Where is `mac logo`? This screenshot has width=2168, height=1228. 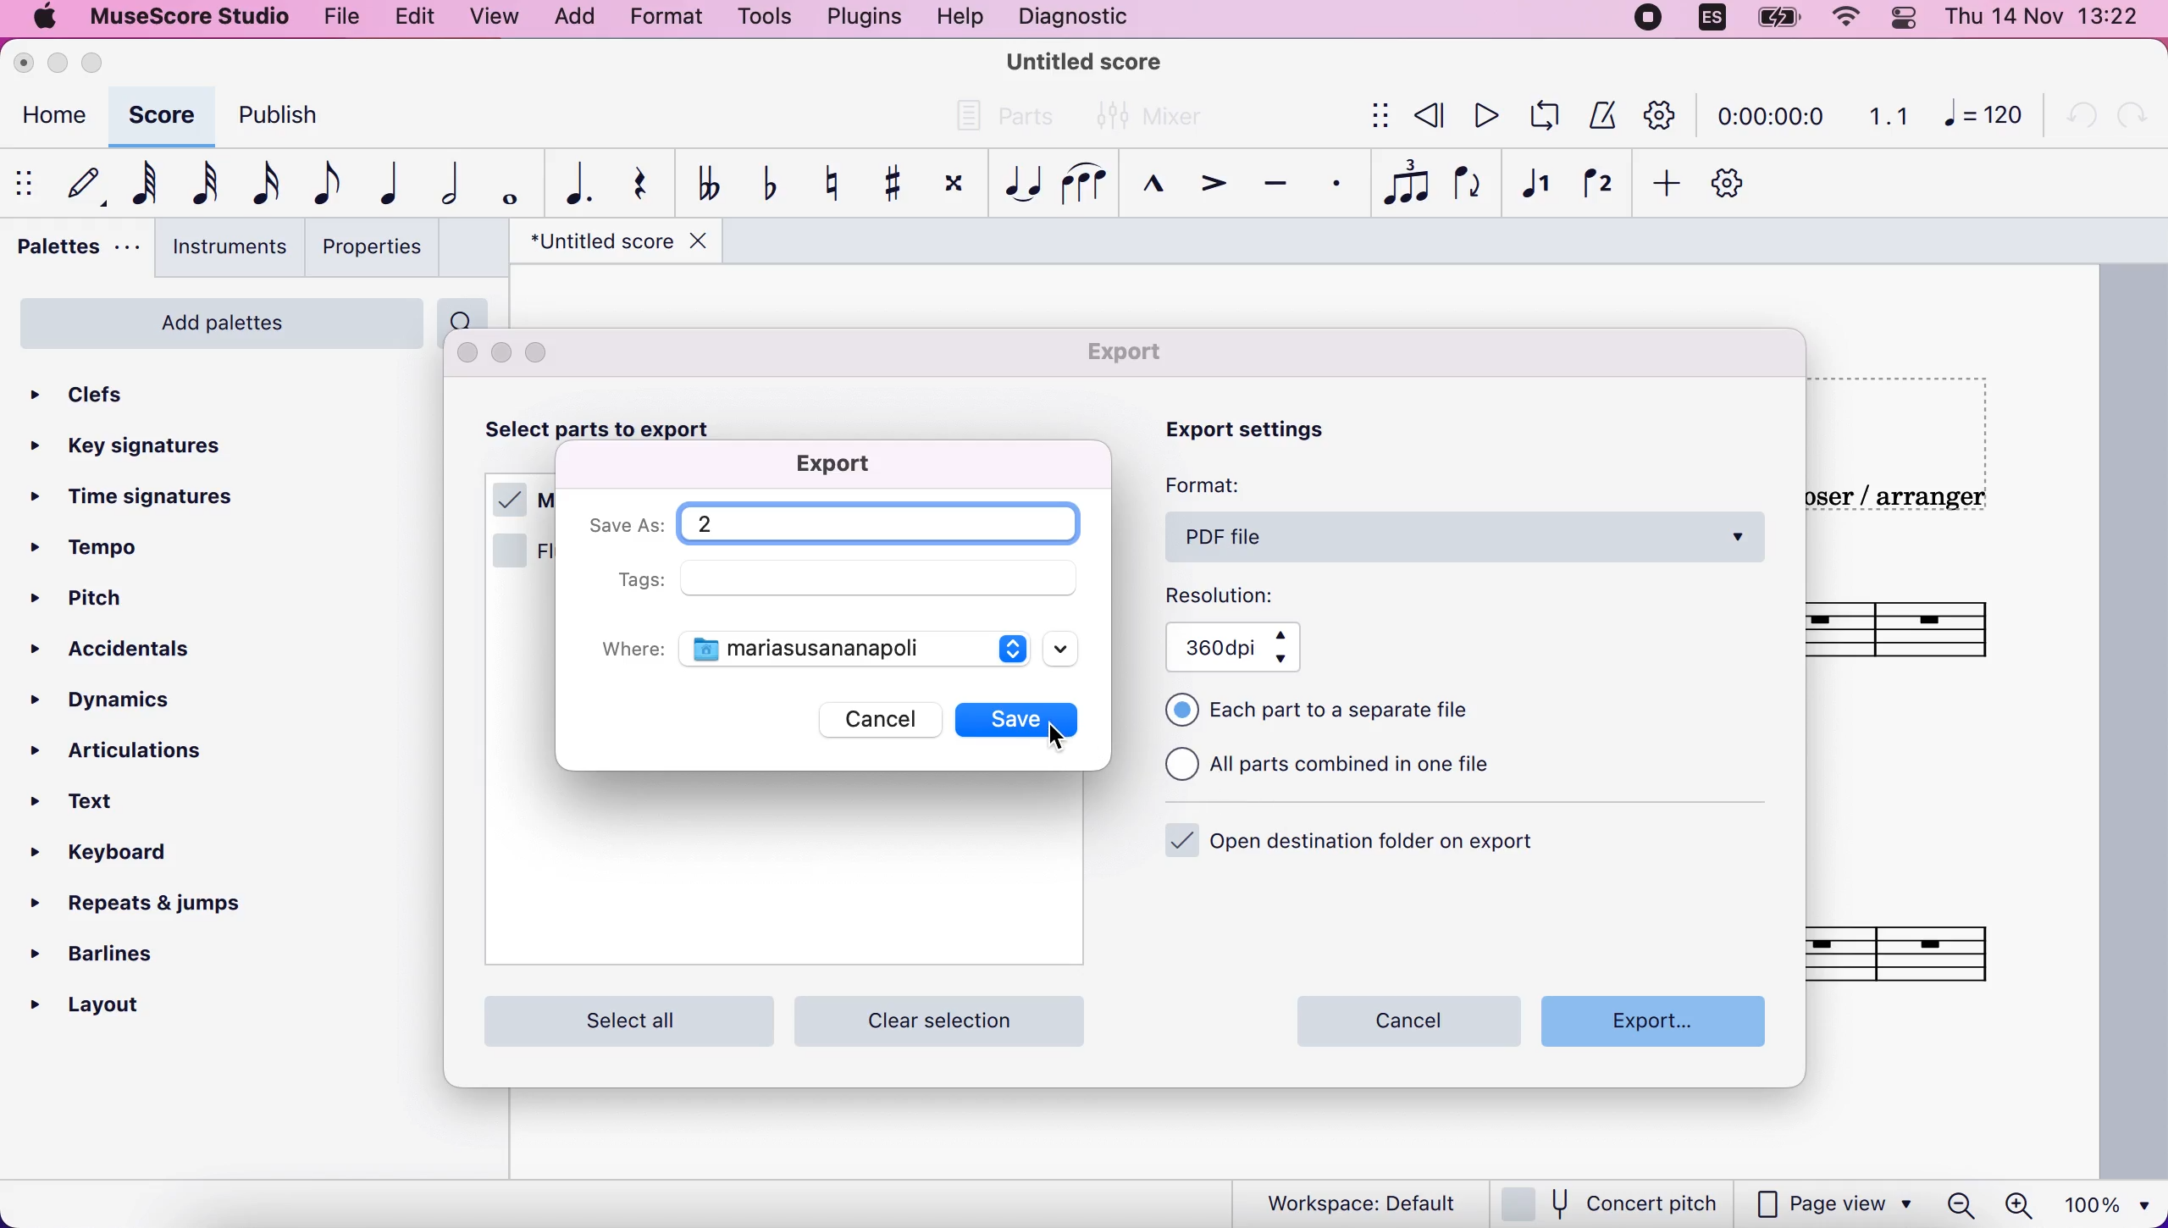 mac logo is located at coordinates (43, 19).